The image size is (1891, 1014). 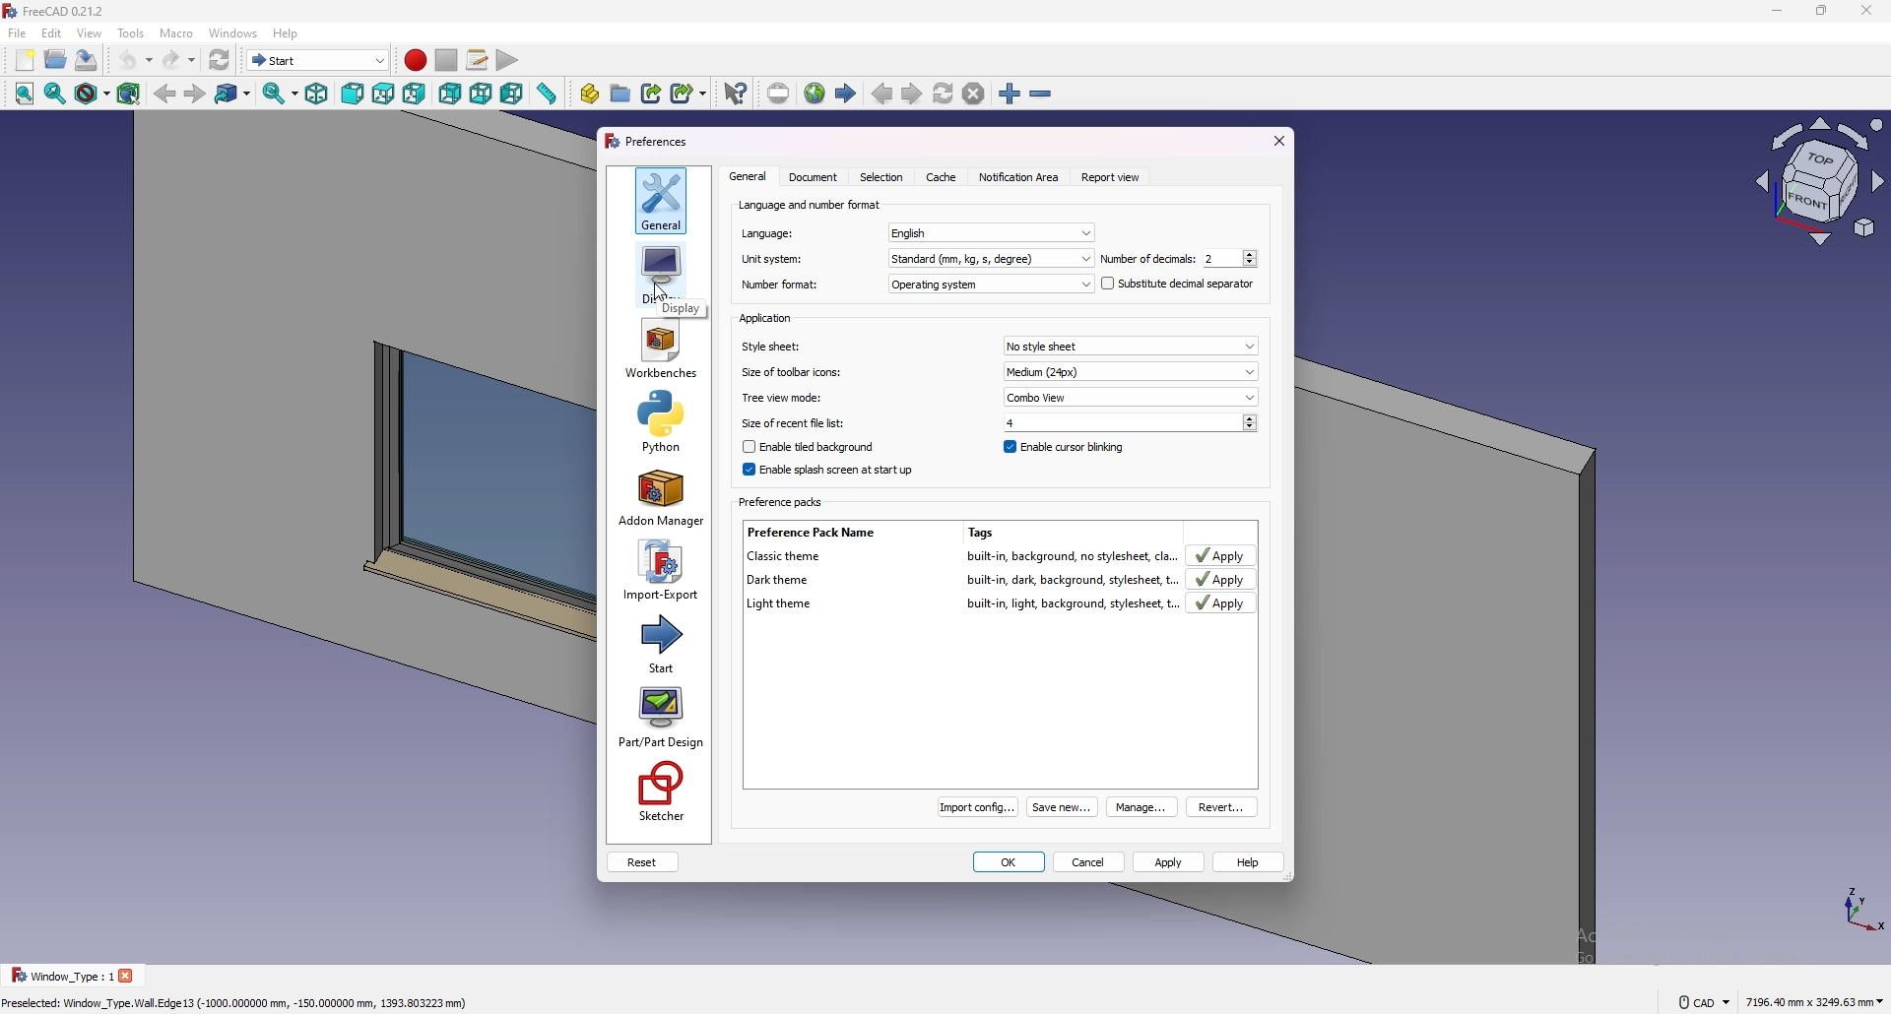 What do you see at coordinates (69, 11) in the screenshot?
I see `FreeCAD 0.21.2` at bounding box center [69, 11].